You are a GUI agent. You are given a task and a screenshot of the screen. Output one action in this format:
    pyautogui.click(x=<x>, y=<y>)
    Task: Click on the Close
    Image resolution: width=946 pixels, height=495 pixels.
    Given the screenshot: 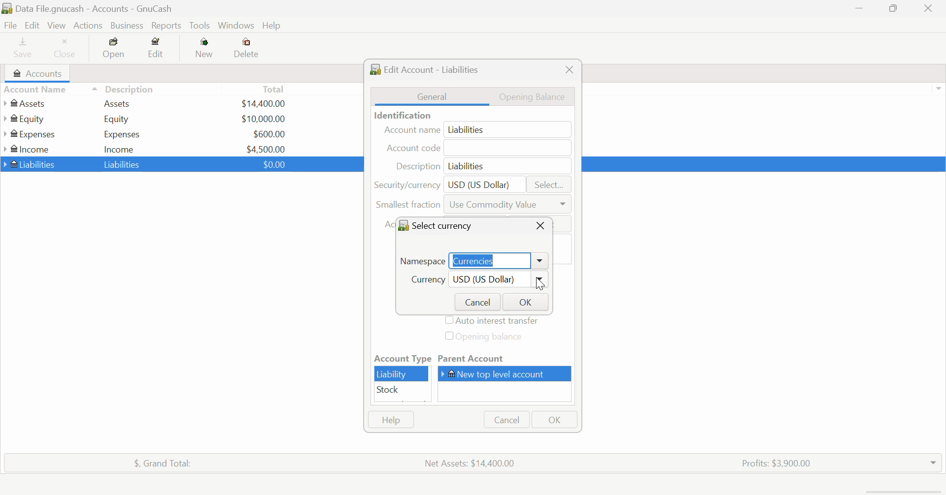 What is the action you would take?
    pyautogui.click(x=540, y=225)
    